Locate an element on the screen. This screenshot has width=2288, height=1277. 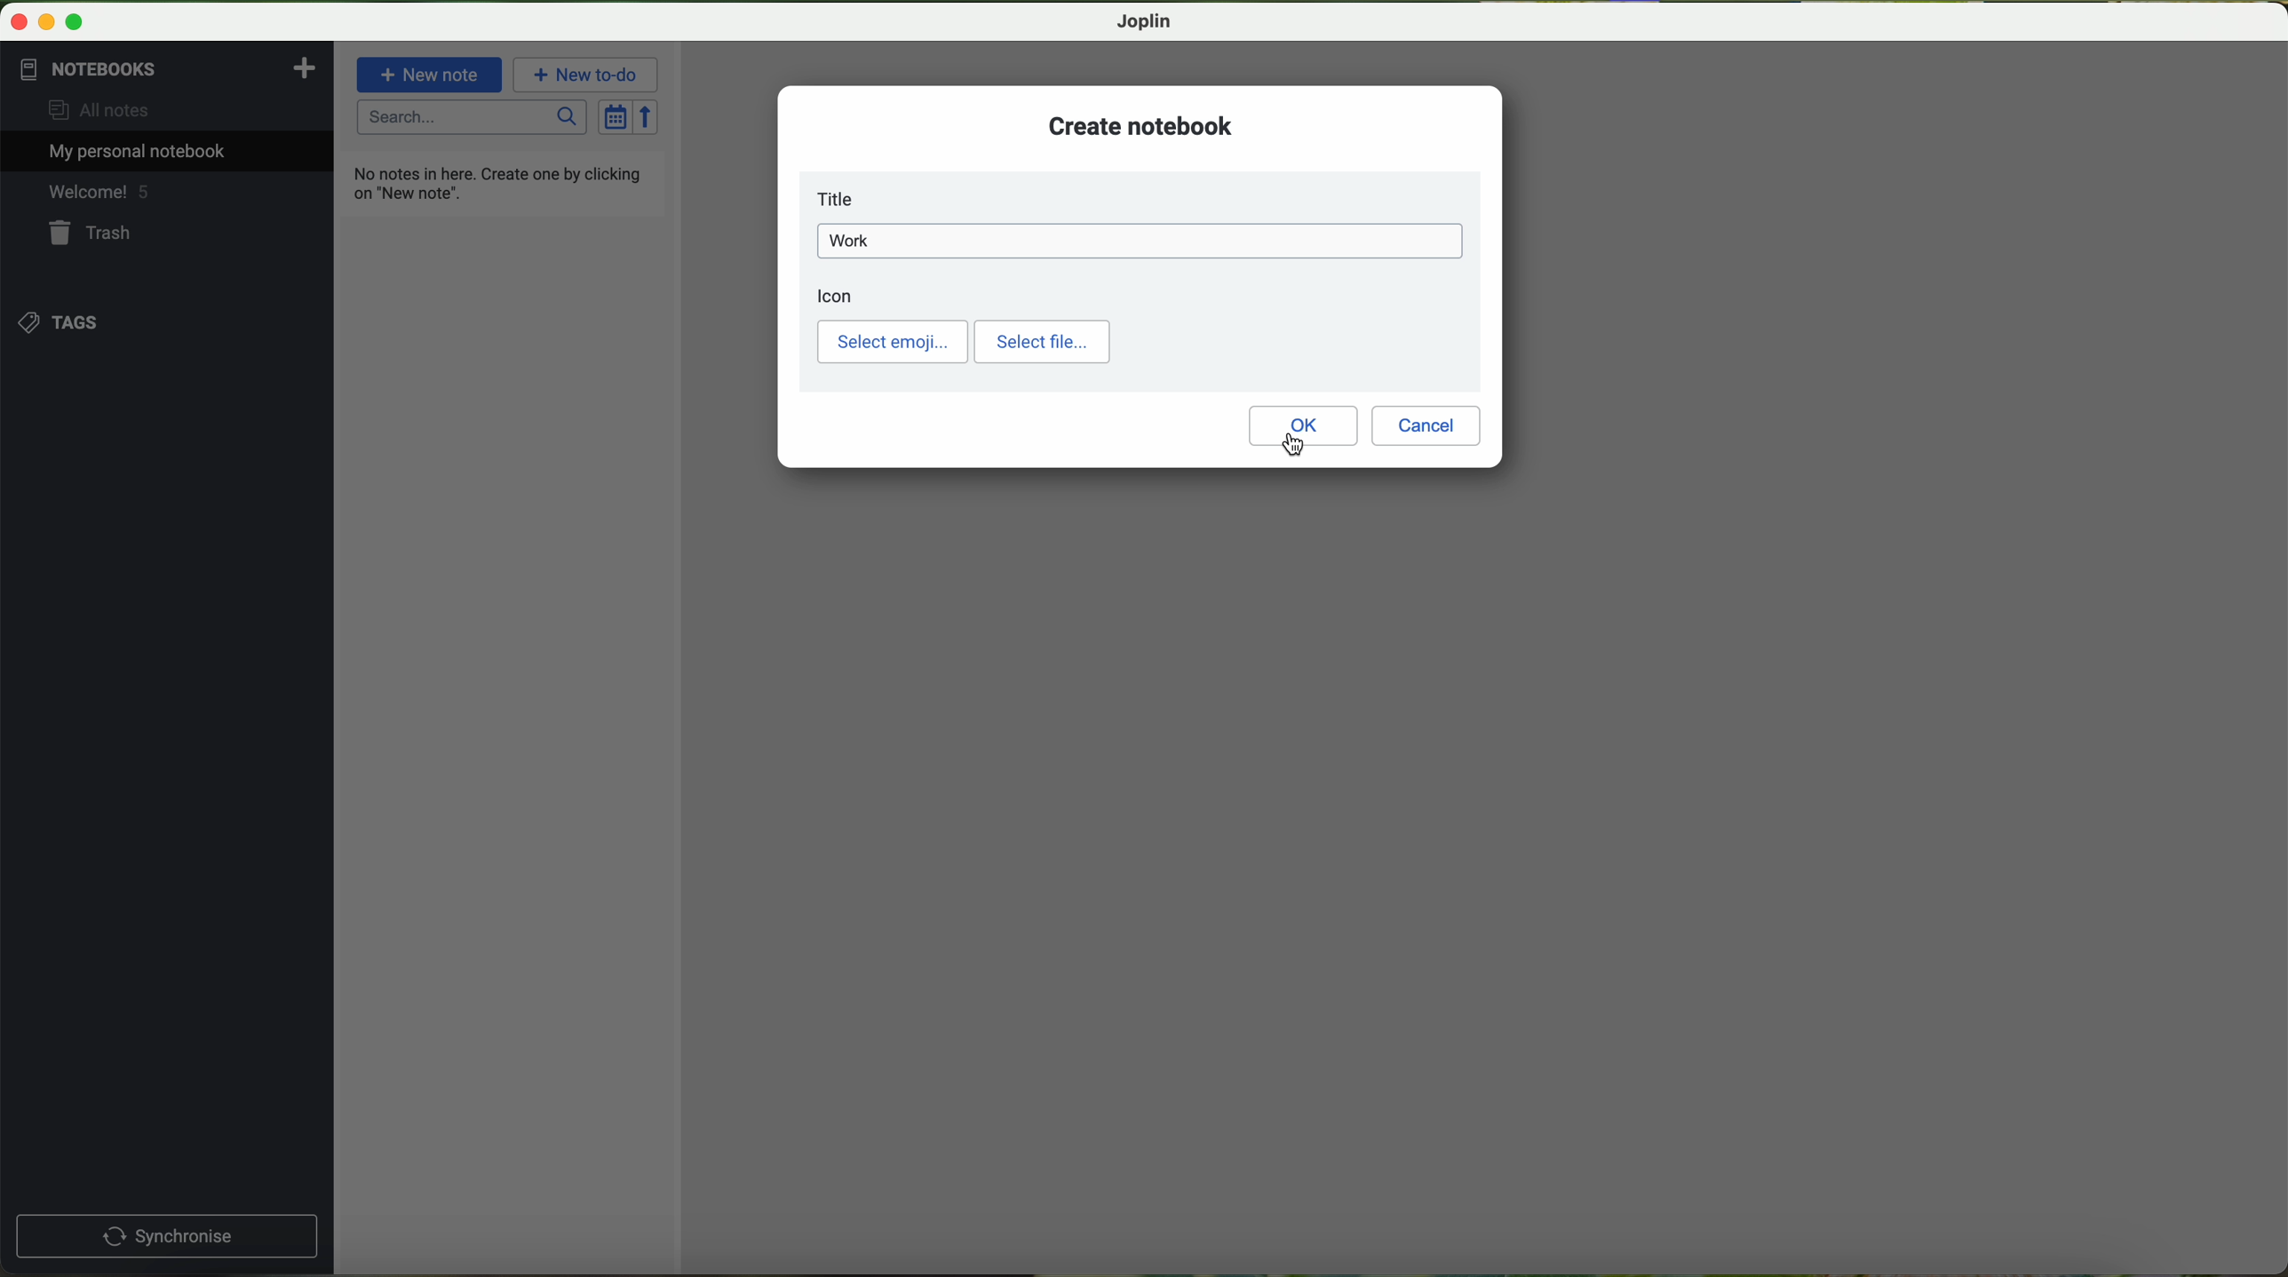
OK is located at coordinates (1303, 425).